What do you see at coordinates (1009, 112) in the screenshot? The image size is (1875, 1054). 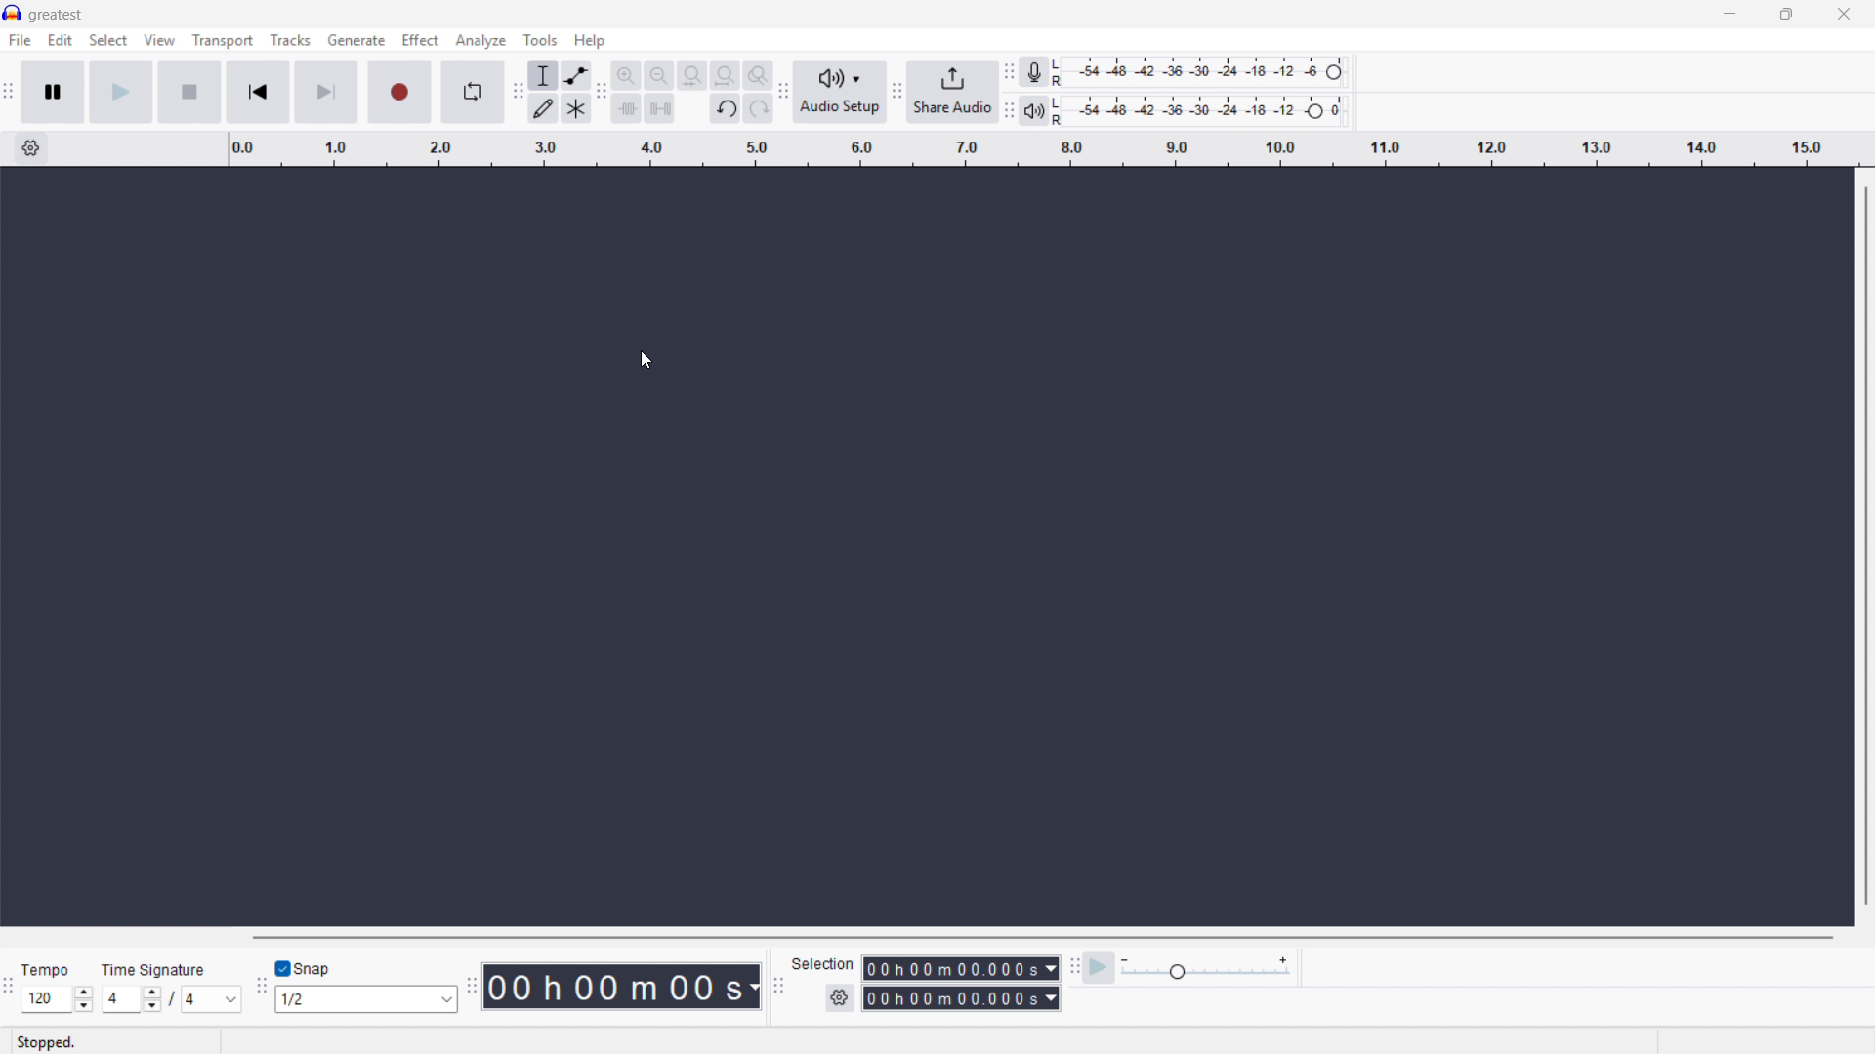 I see `playback metre toolbar` at bounding box center [1009, 112].